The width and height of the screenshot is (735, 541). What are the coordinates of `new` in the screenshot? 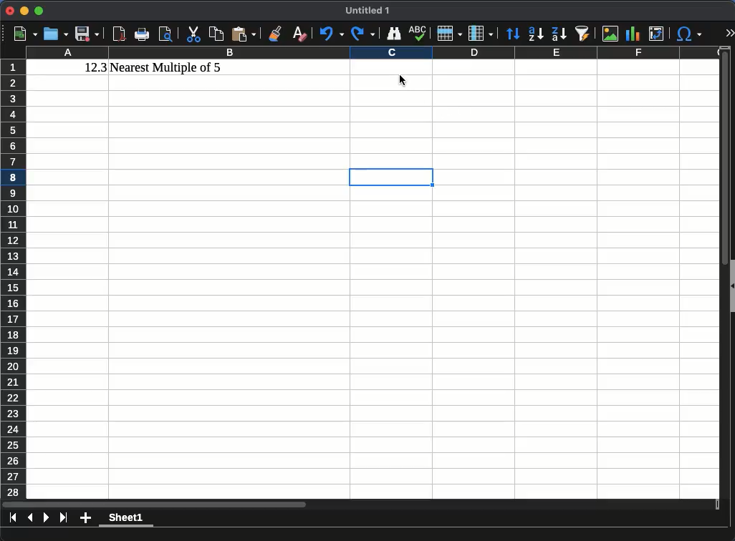 It's located at (24, 34).